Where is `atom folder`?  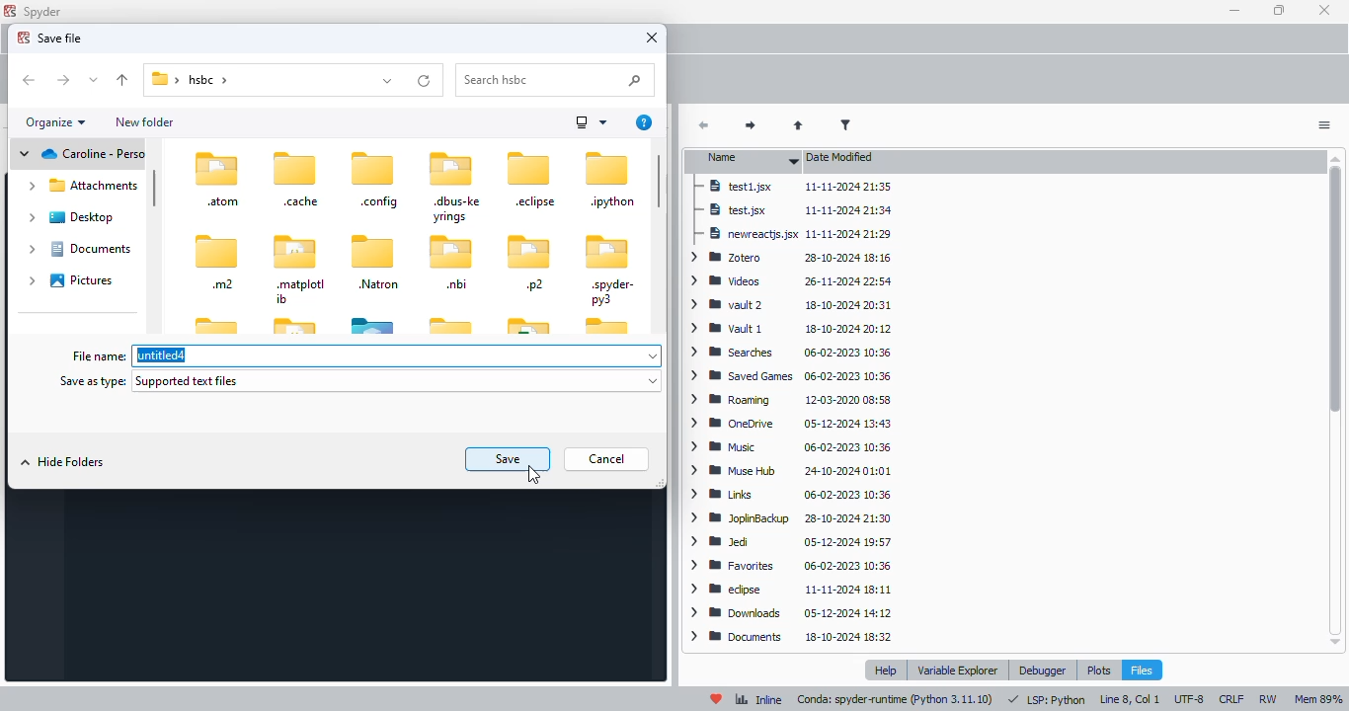 atom folder is located at coordinates (214, 181).